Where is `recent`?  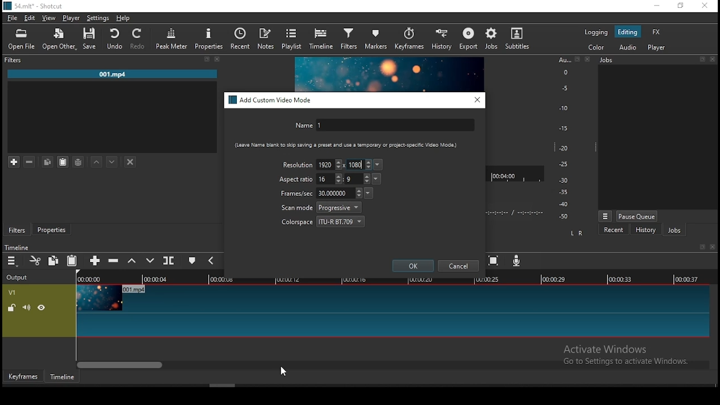
recent is located at coordinates (240, 37).